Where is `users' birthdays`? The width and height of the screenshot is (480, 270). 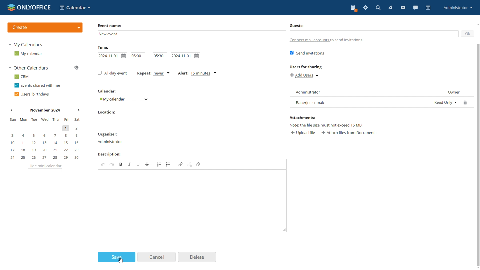
users' birthdays is located at coordinates (33, 94).